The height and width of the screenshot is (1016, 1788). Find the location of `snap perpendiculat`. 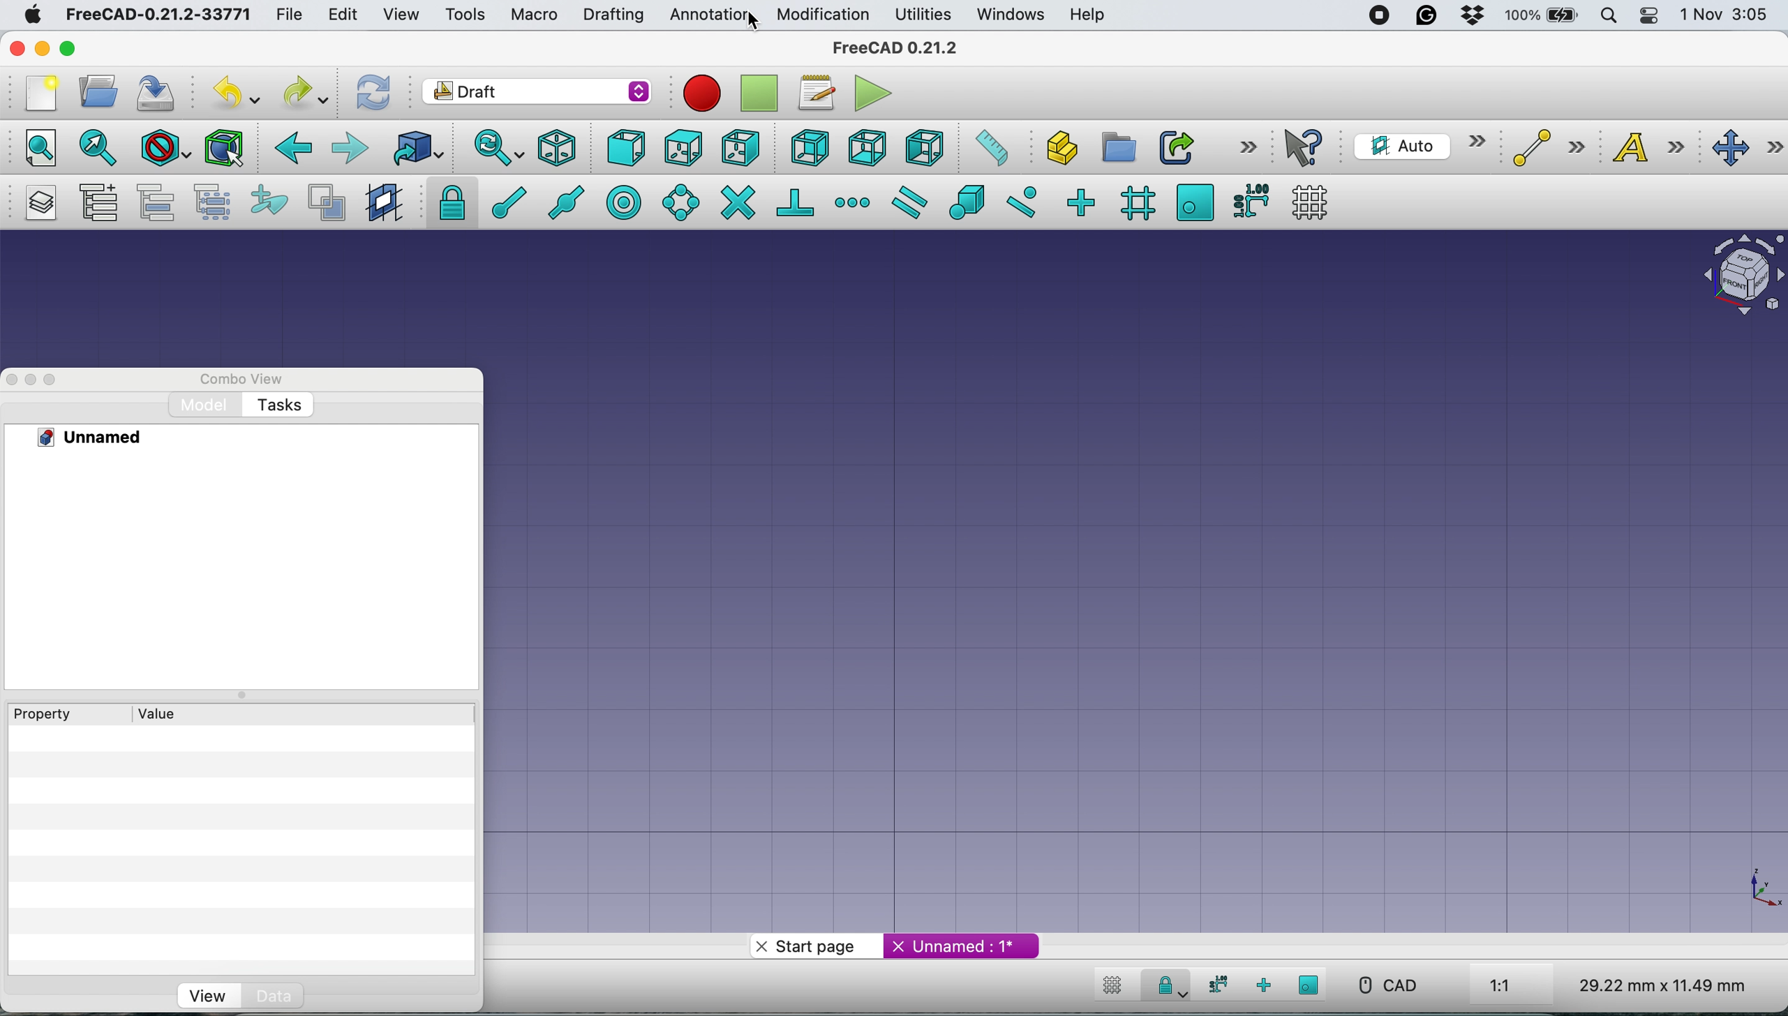

snap perpendiculat is located at coordinates (796, 204).